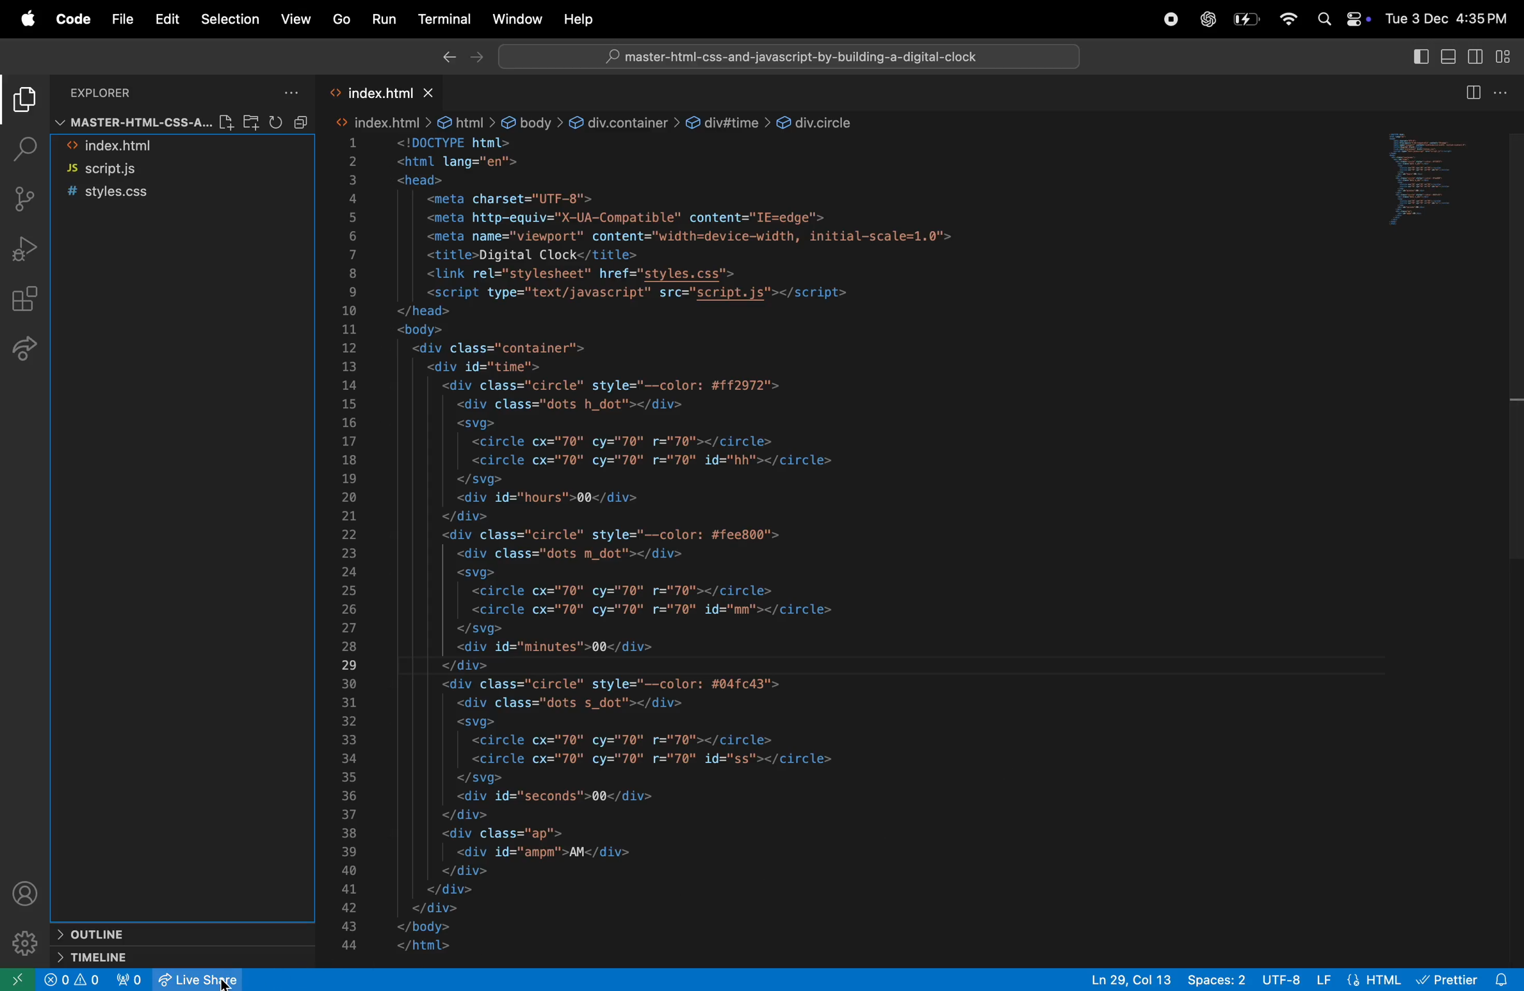 This screenshot has width=1524, height=991. What do you see at coordinates (1132, 978) in the screenshot?
I see `ln 28 col 13` at bounding box center [1132, 978].